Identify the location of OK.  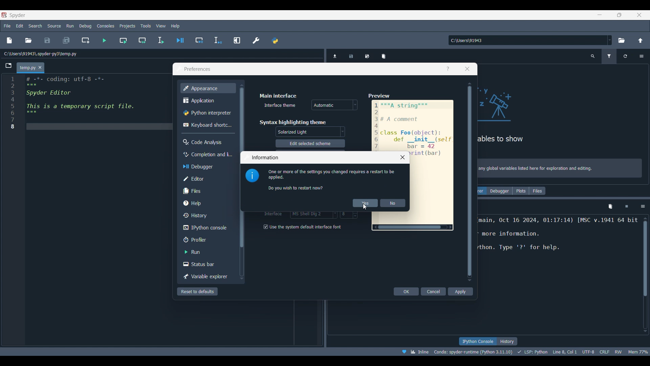
(406, 291).